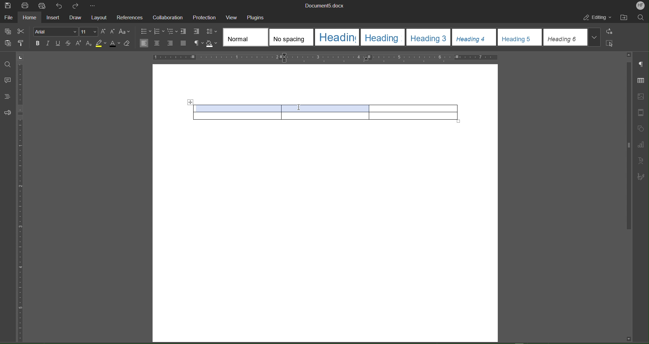 The height and width of the screenshot is (344, 649). What do you see at coordinates (384, 38) in the screenshot?
I see `heading 2` at bounding box center [384, 38].